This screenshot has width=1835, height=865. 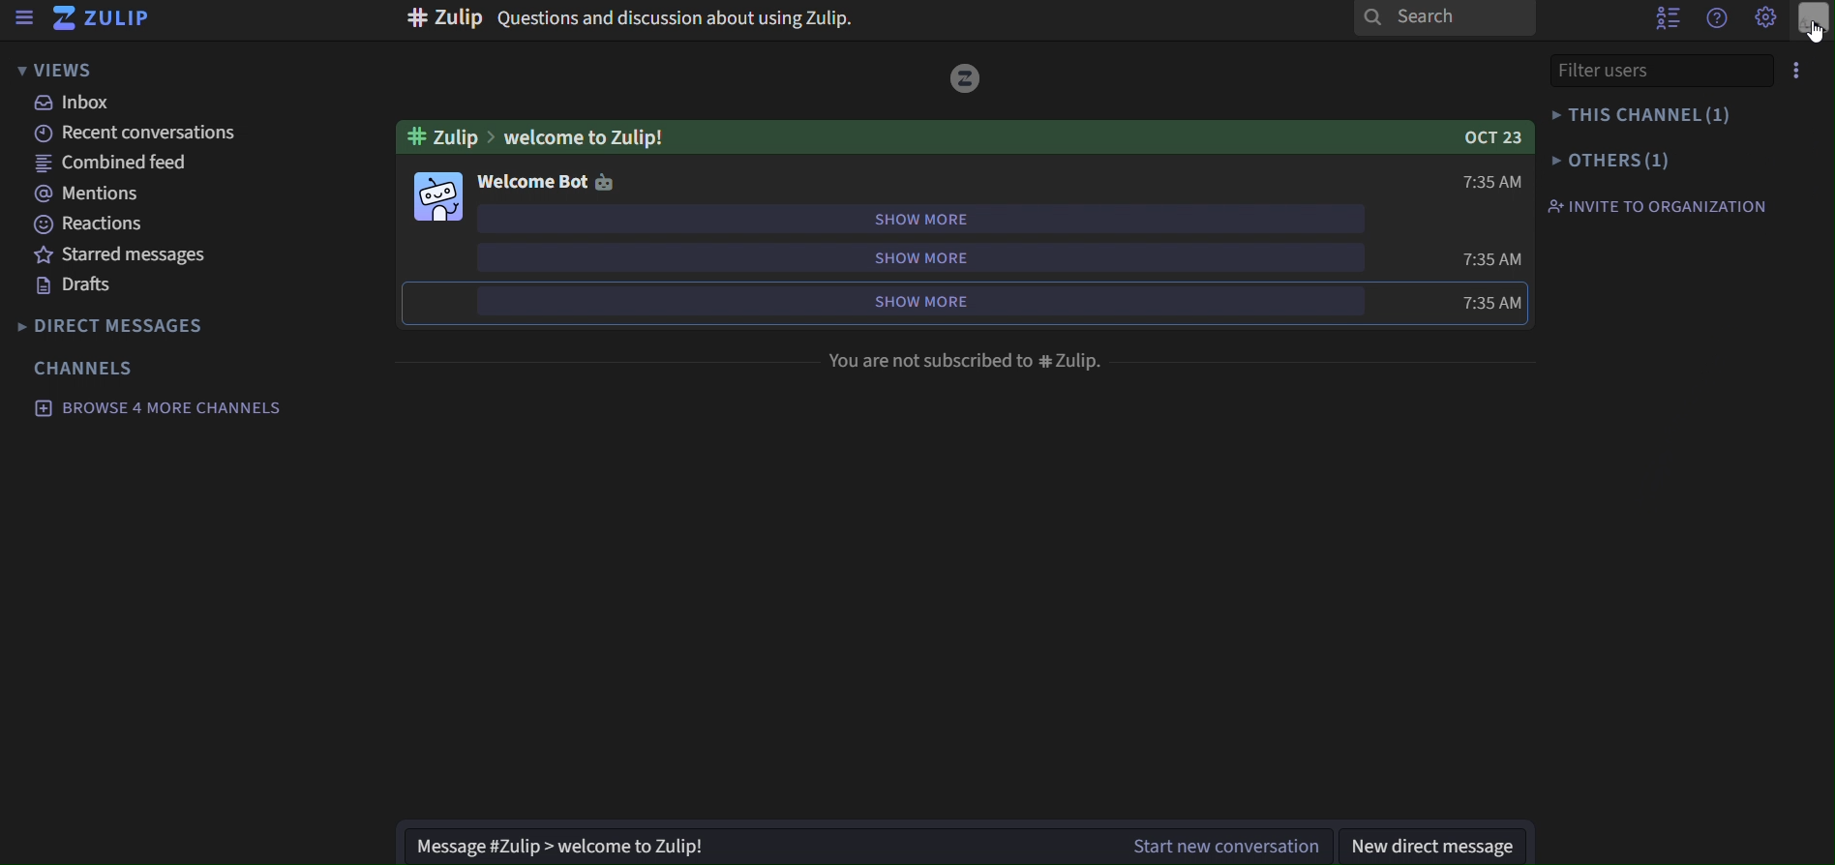 I want to click on search, so click(x=1445, y=19).